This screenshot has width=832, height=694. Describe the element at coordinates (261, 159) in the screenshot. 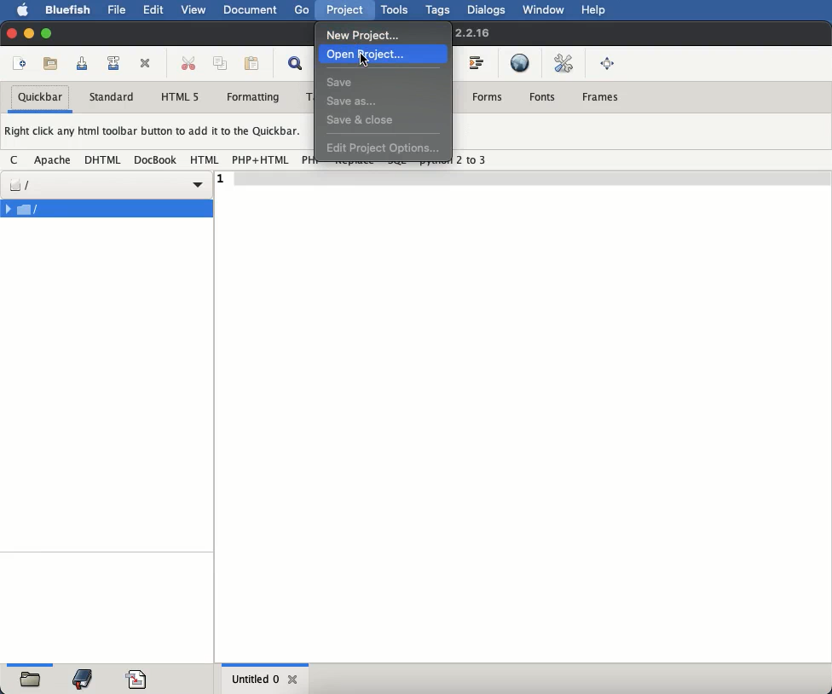

I see `php + html` at that location.